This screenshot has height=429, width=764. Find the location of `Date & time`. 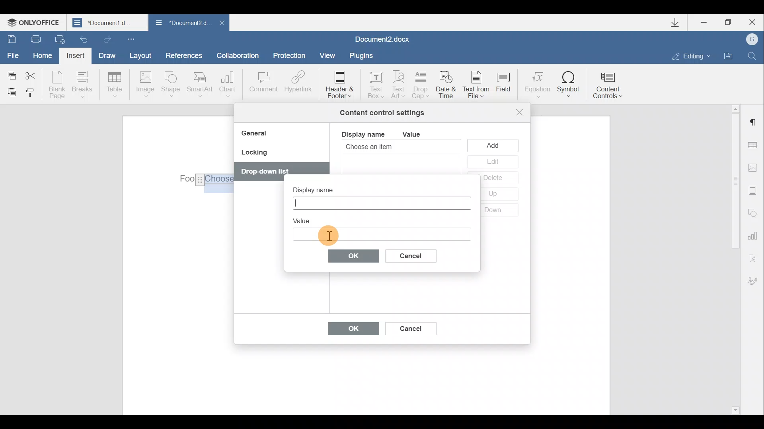

Date & time is located at coordinates (447, 86).